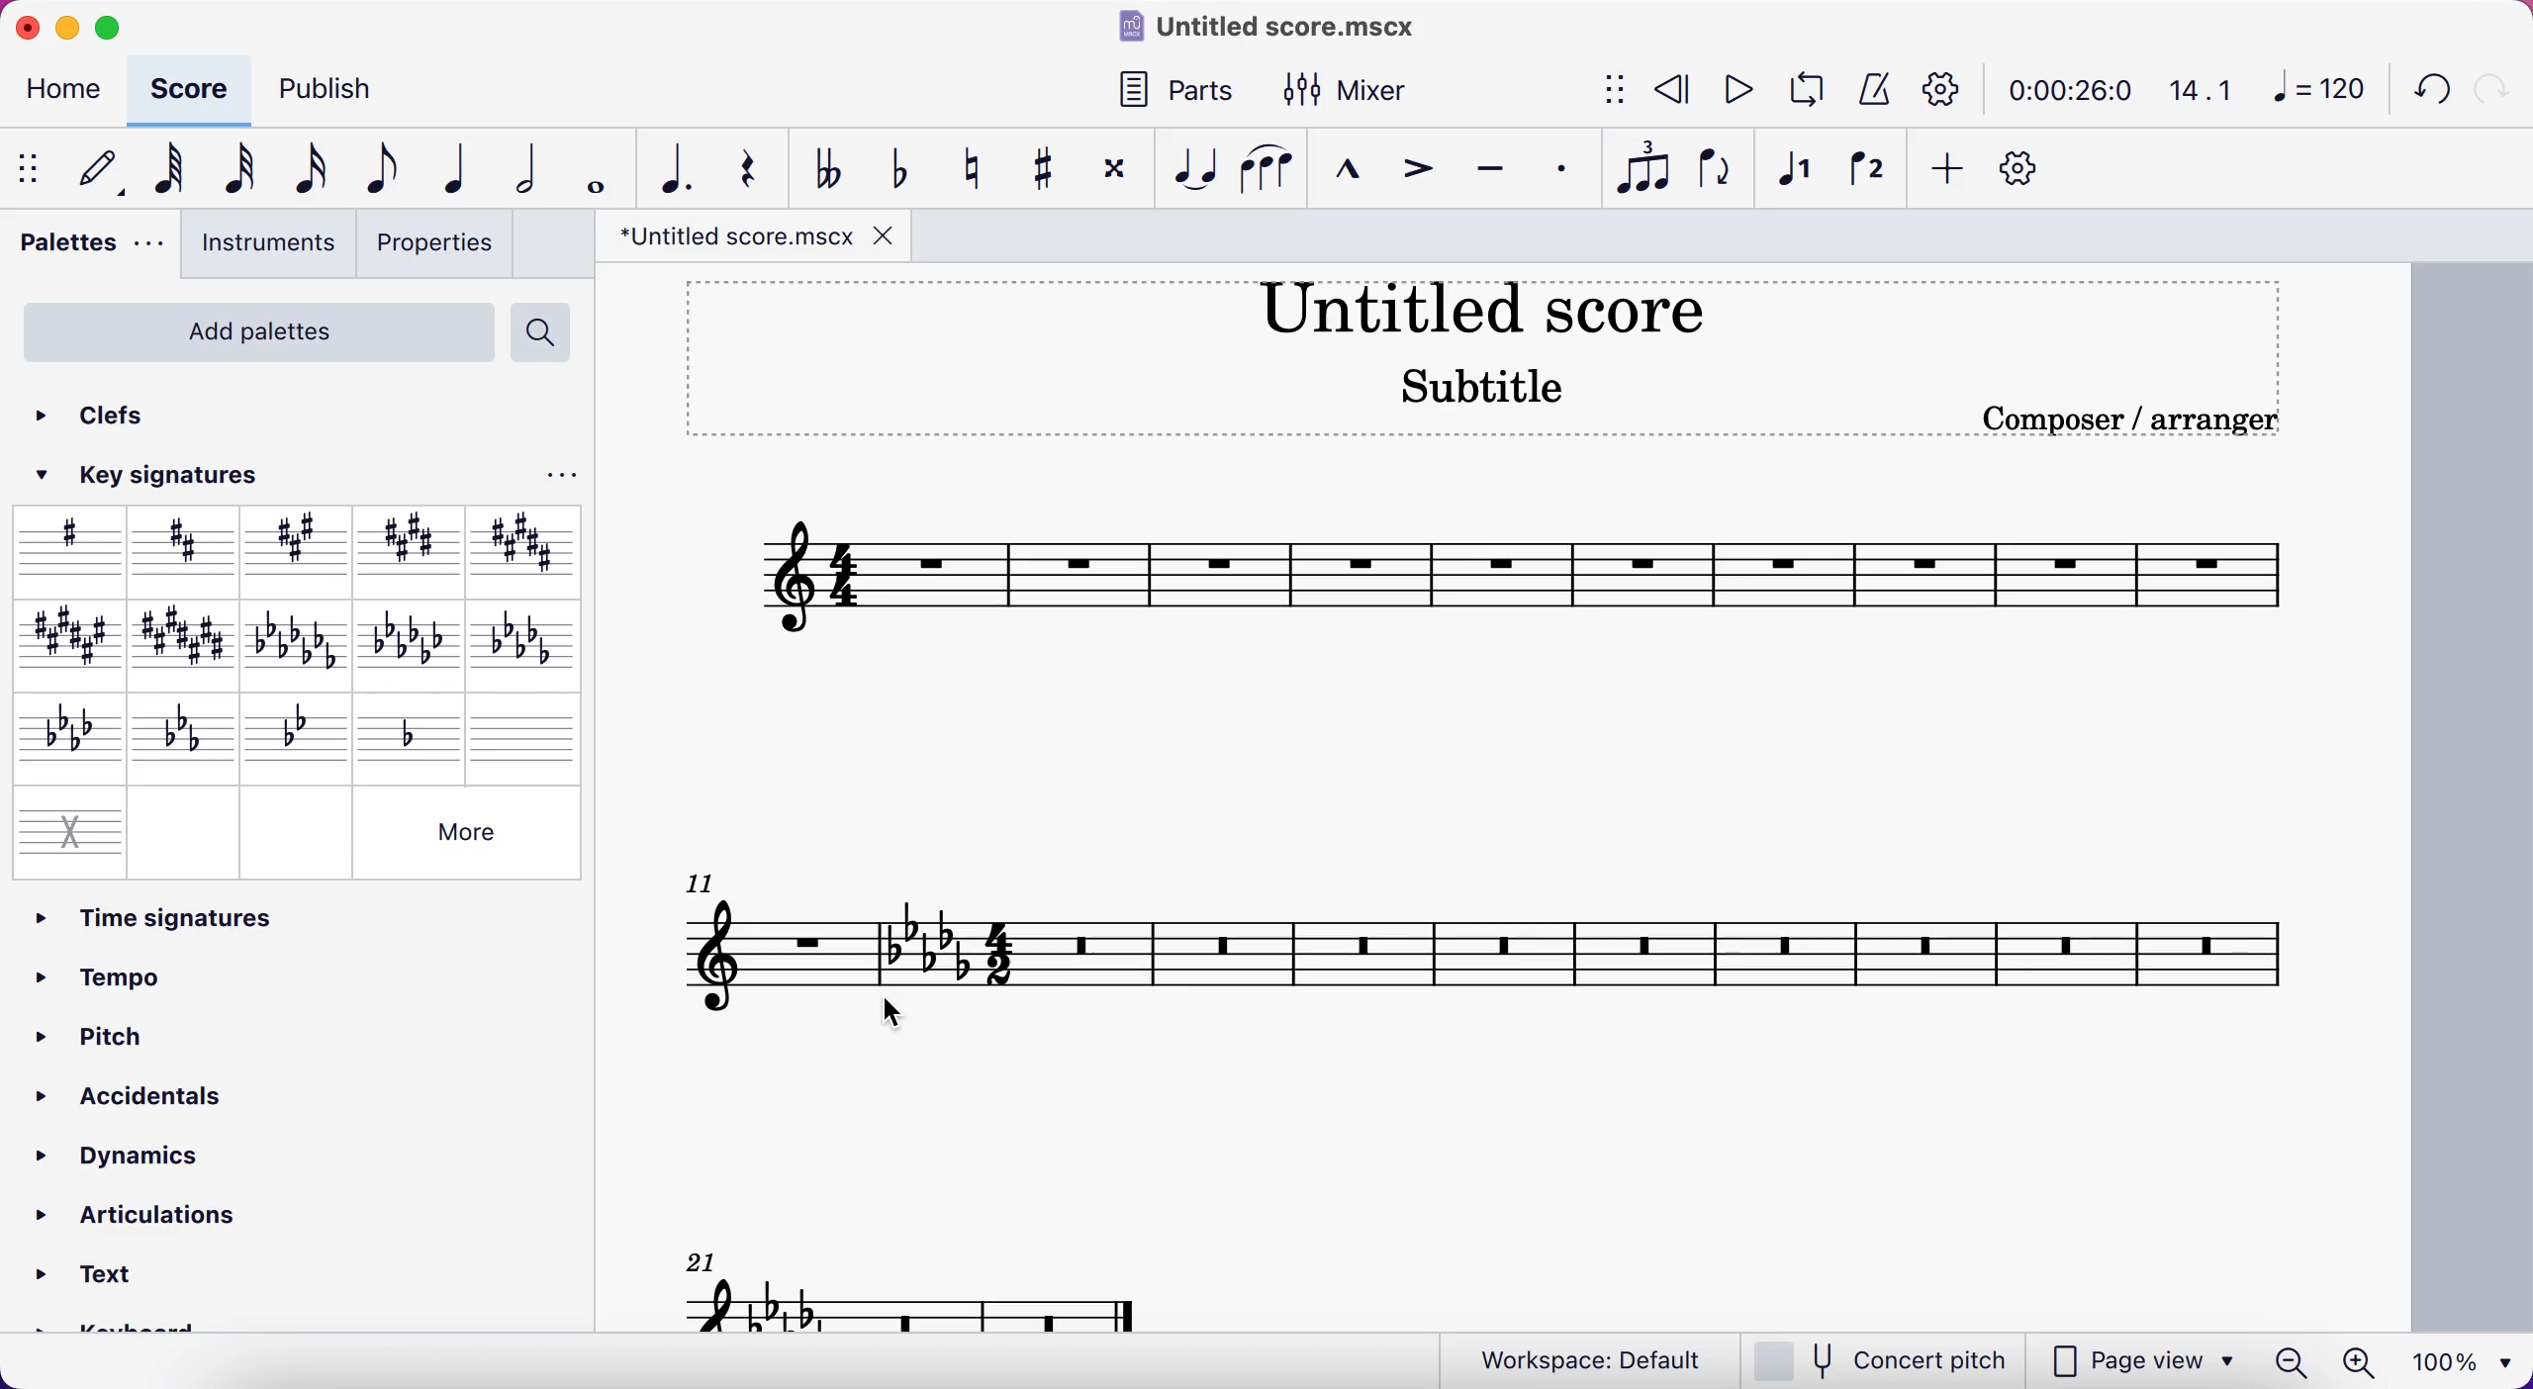  What do you see at coordinates (63, 643) in the screenshot?
I see `F major` at bounding box center [63, 643].